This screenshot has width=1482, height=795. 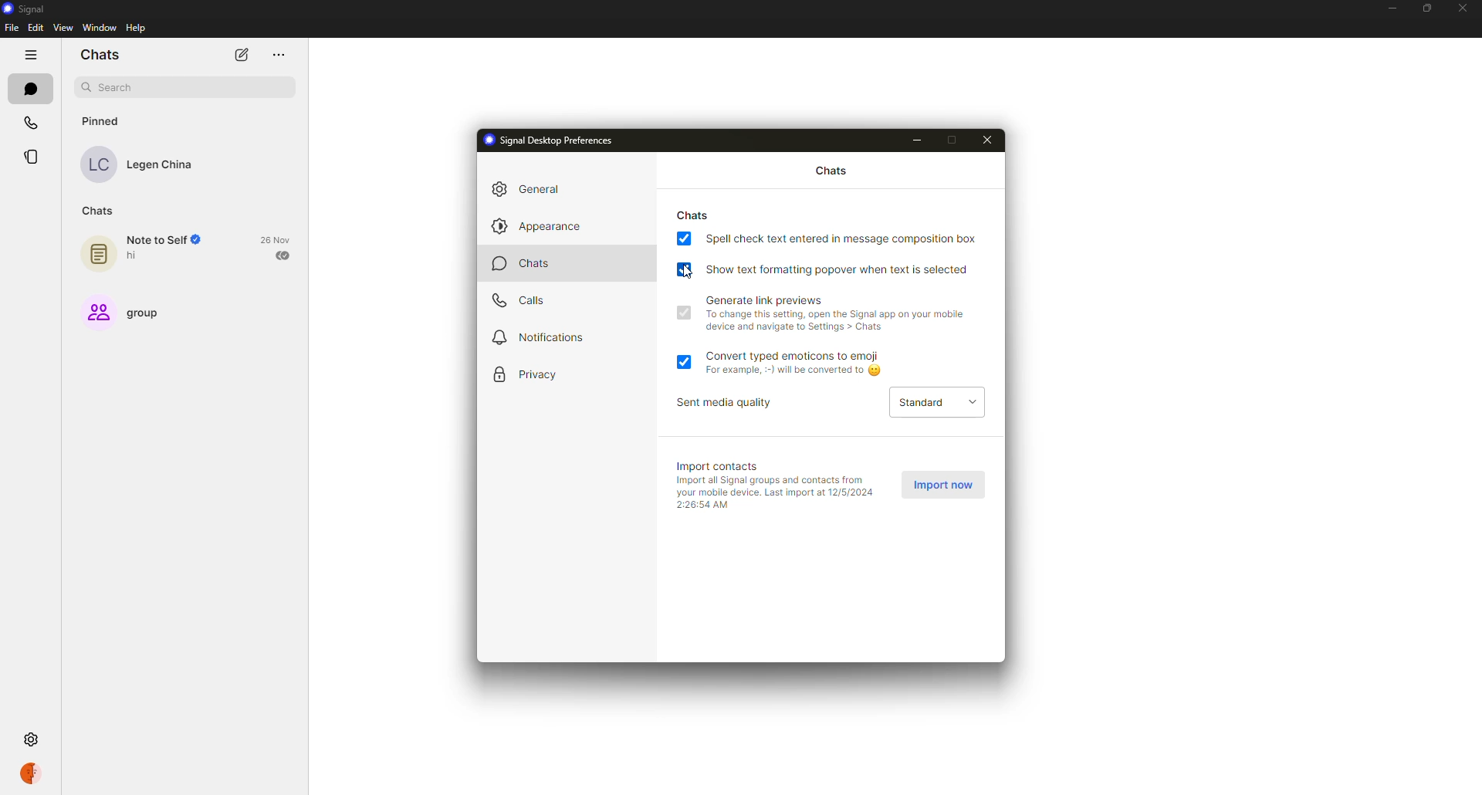 What do you see at coordinates (543, 338) in the screenshot?
I see `notifications` at bounding box center [543, 338].